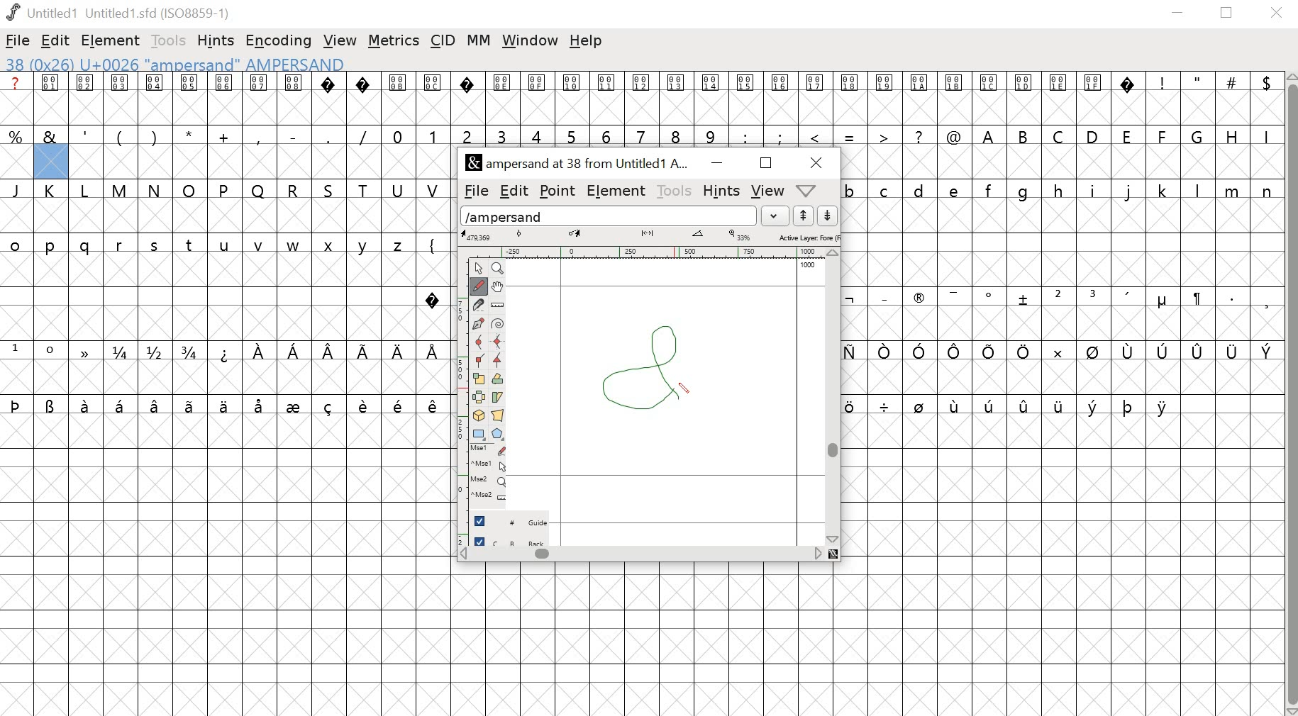  Describe the element at coordinates (687, 389) in the screenshot. I see `pen position(cursor)` at that location.